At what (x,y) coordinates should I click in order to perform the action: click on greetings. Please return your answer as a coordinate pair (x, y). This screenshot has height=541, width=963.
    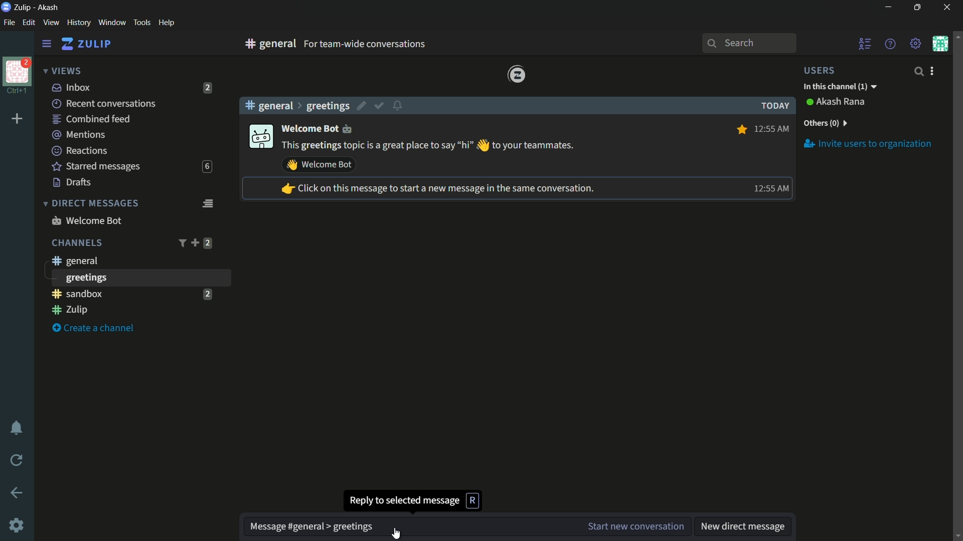
    Looking at the image, I should click on (328, 106).